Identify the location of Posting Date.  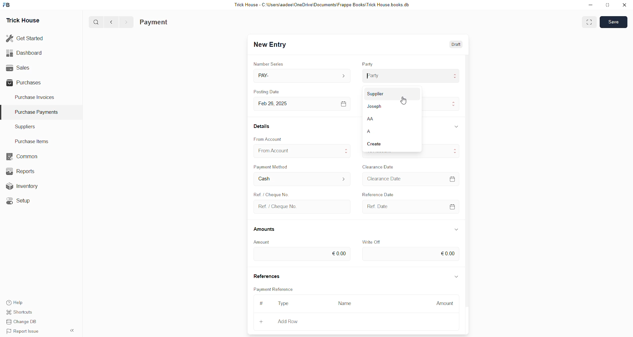
(271, 91).